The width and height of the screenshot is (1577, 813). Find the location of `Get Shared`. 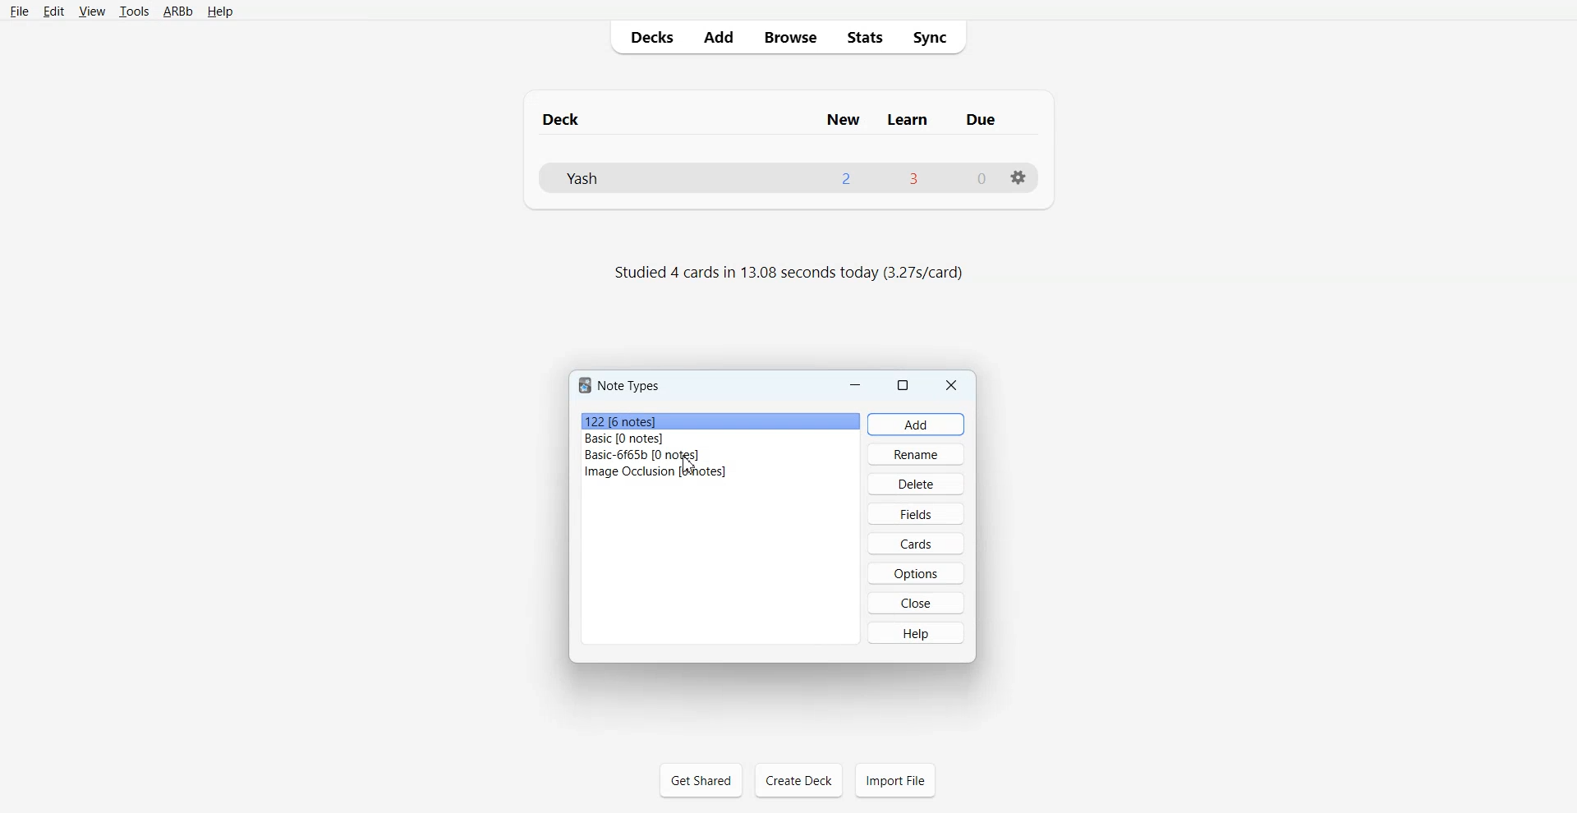

Get Shared is located at coordinates (701, 779).